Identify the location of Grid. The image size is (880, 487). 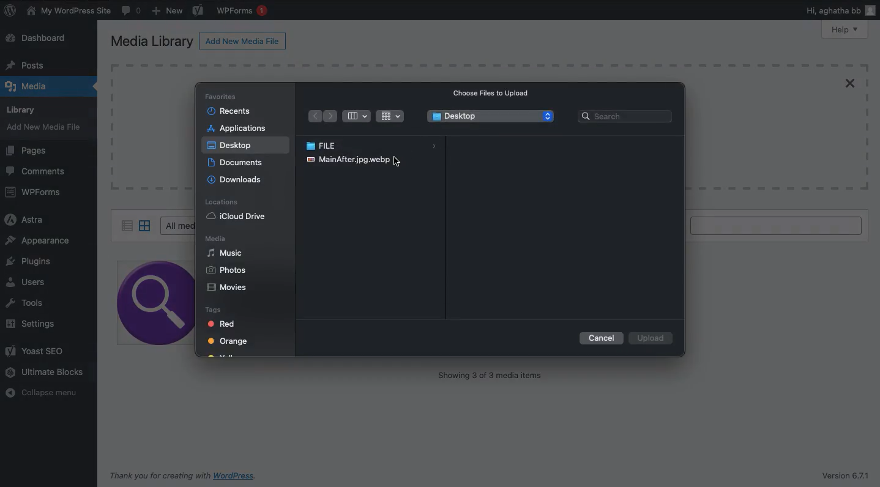
(389, 117).